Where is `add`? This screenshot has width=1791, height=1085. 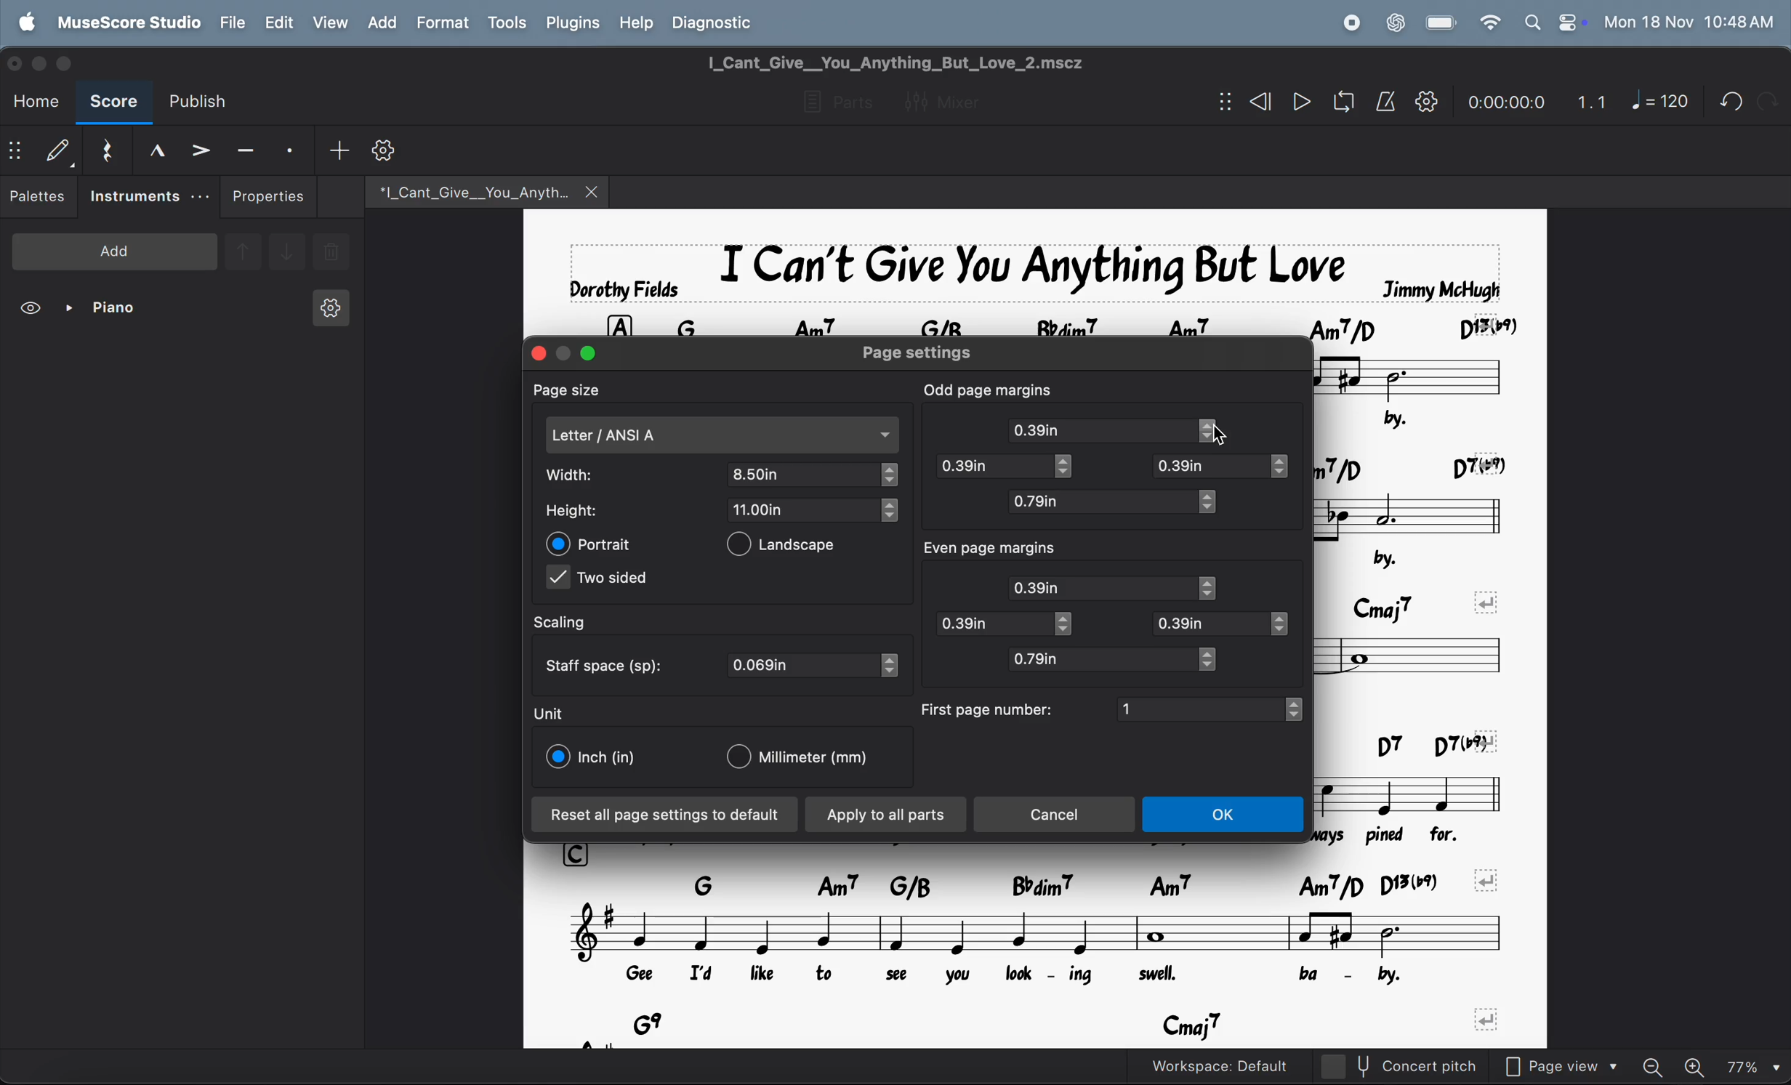 add is located at coordinates (381, 22).